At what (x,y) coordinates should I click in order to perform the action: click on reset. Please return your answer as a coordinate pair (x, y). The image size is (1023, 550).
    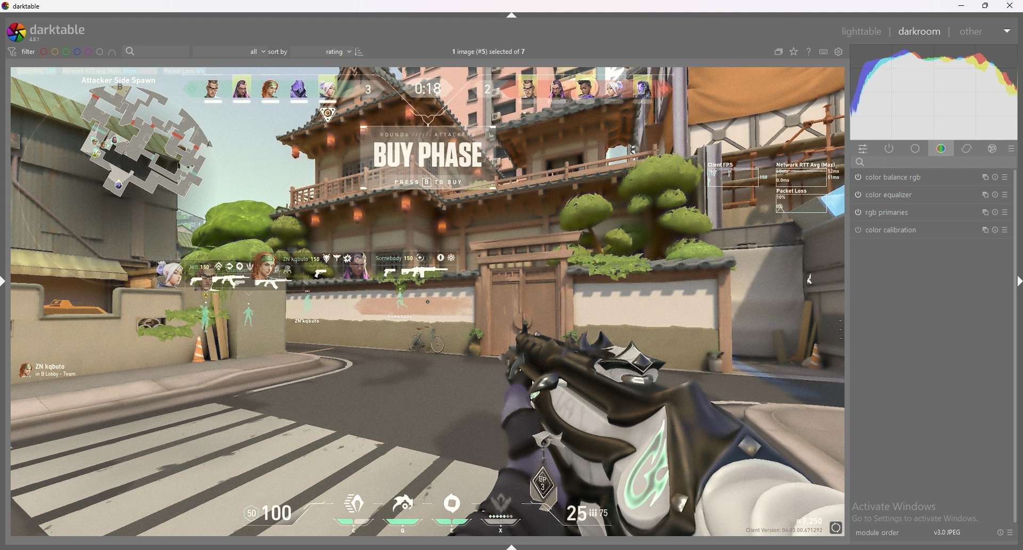
    Looking at the image, I should click on (994, 177).